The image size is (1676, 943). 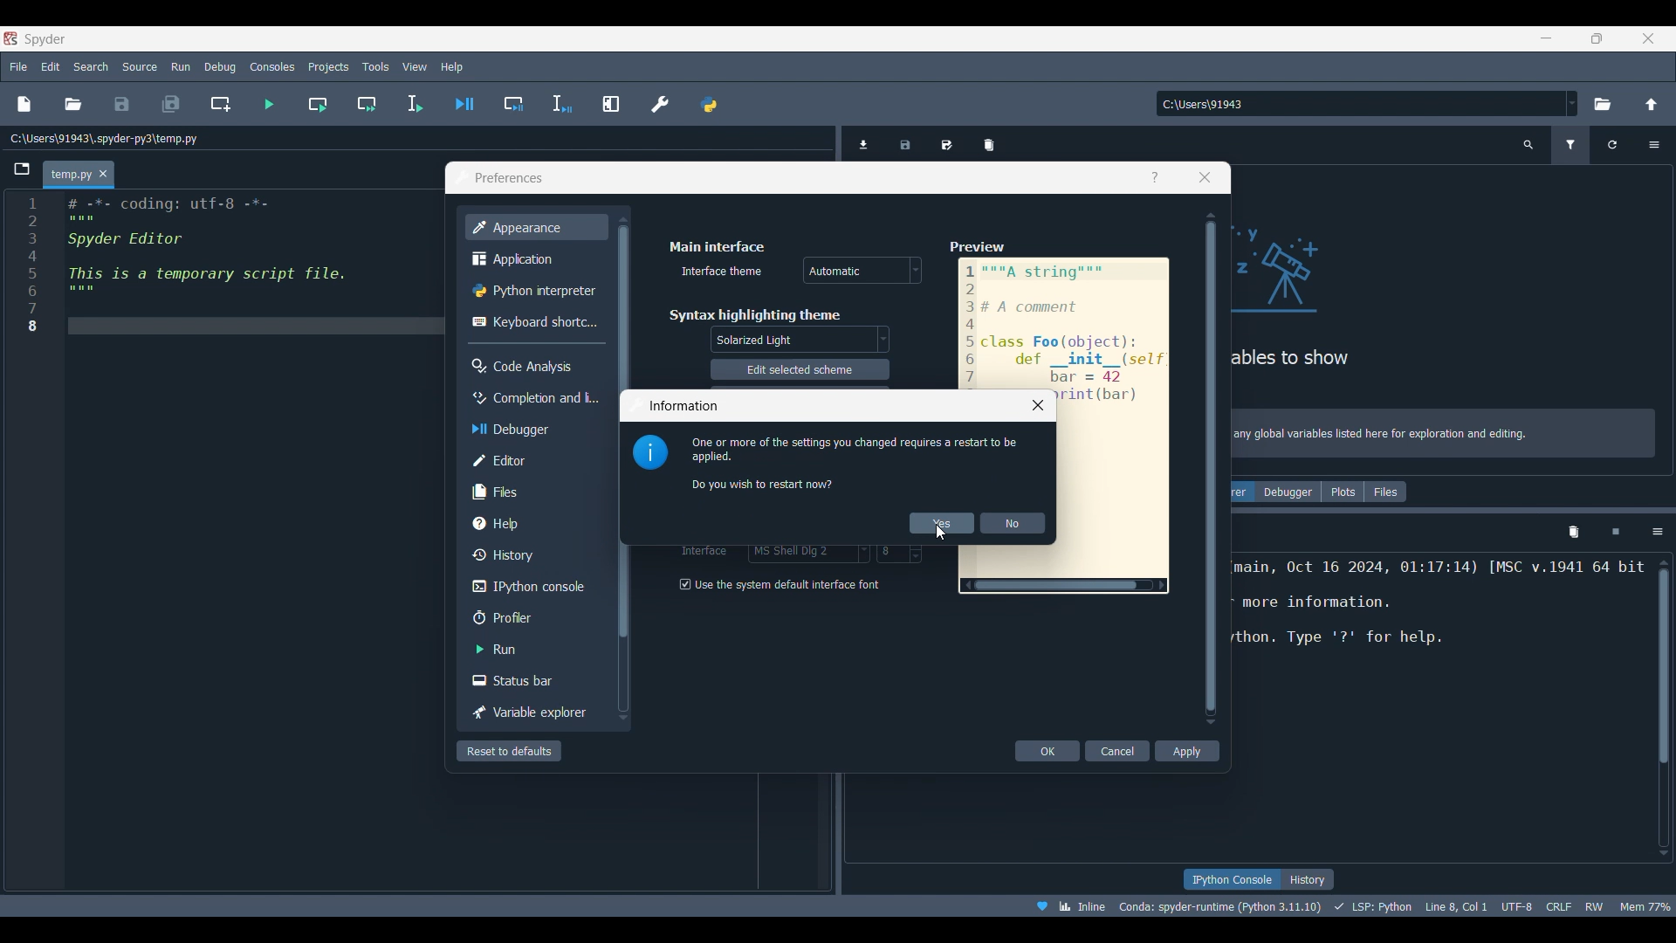 I want to click on Consoles menu, so click(x=271, y=66).